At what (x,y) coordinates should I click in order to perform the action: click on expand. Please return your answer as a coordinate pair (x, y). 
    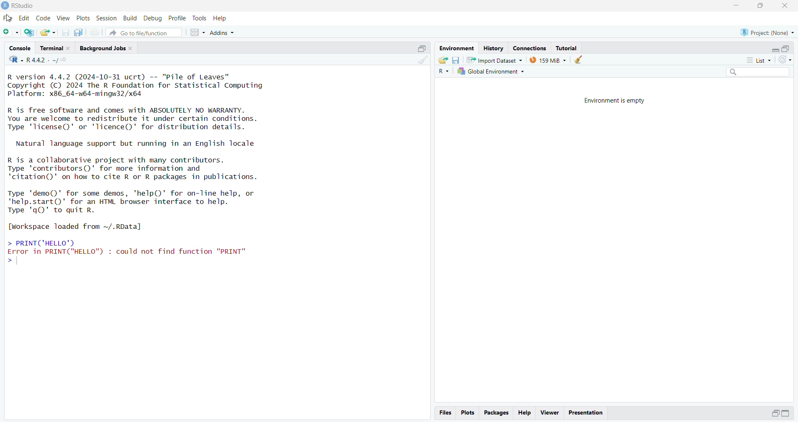
    Looking at the image, I should click on (787, 414).